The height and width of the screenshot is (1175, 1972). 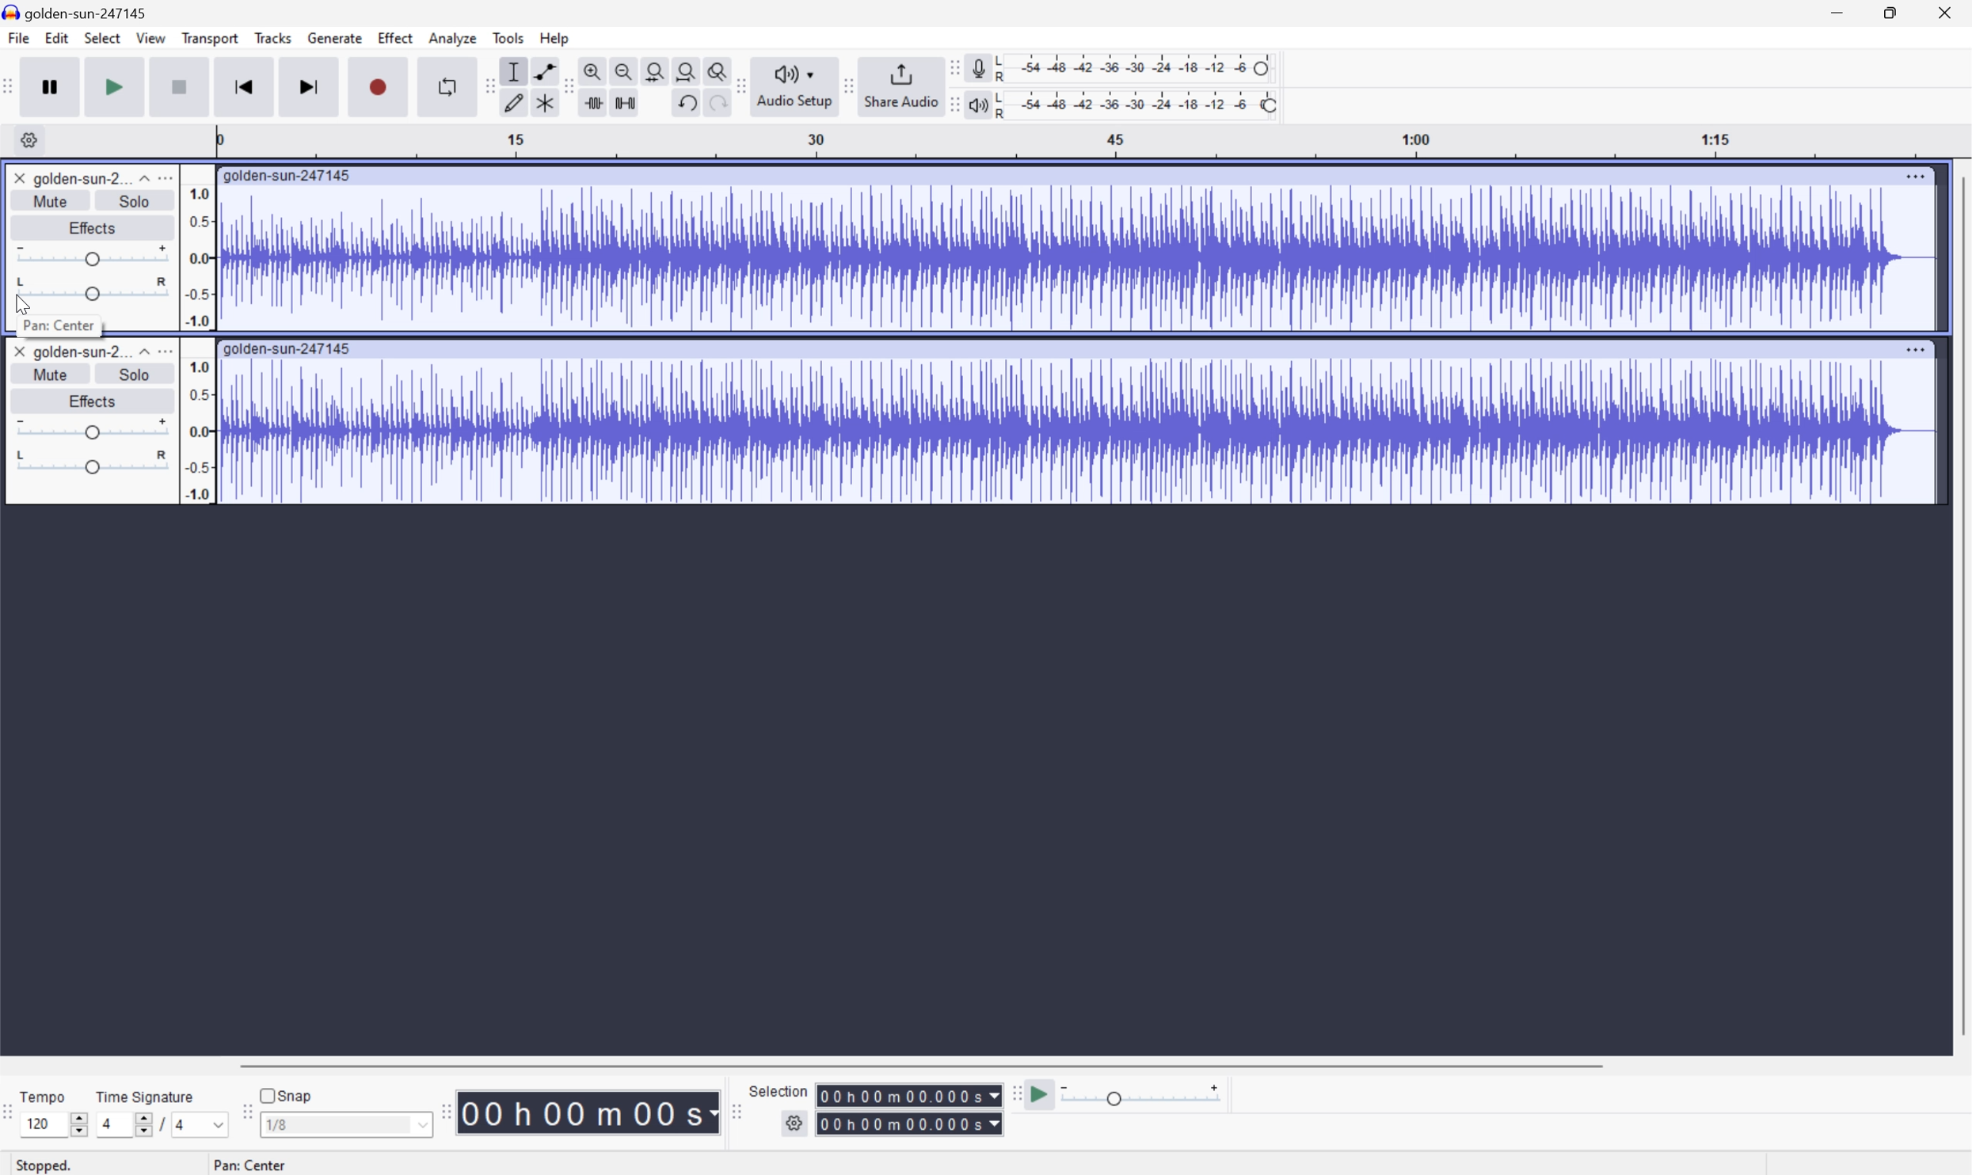 What do you see at coordinates (791, 83) in the screenshot?
I see `Audacity audio setup toolbar` at bounding box center [791, 83].